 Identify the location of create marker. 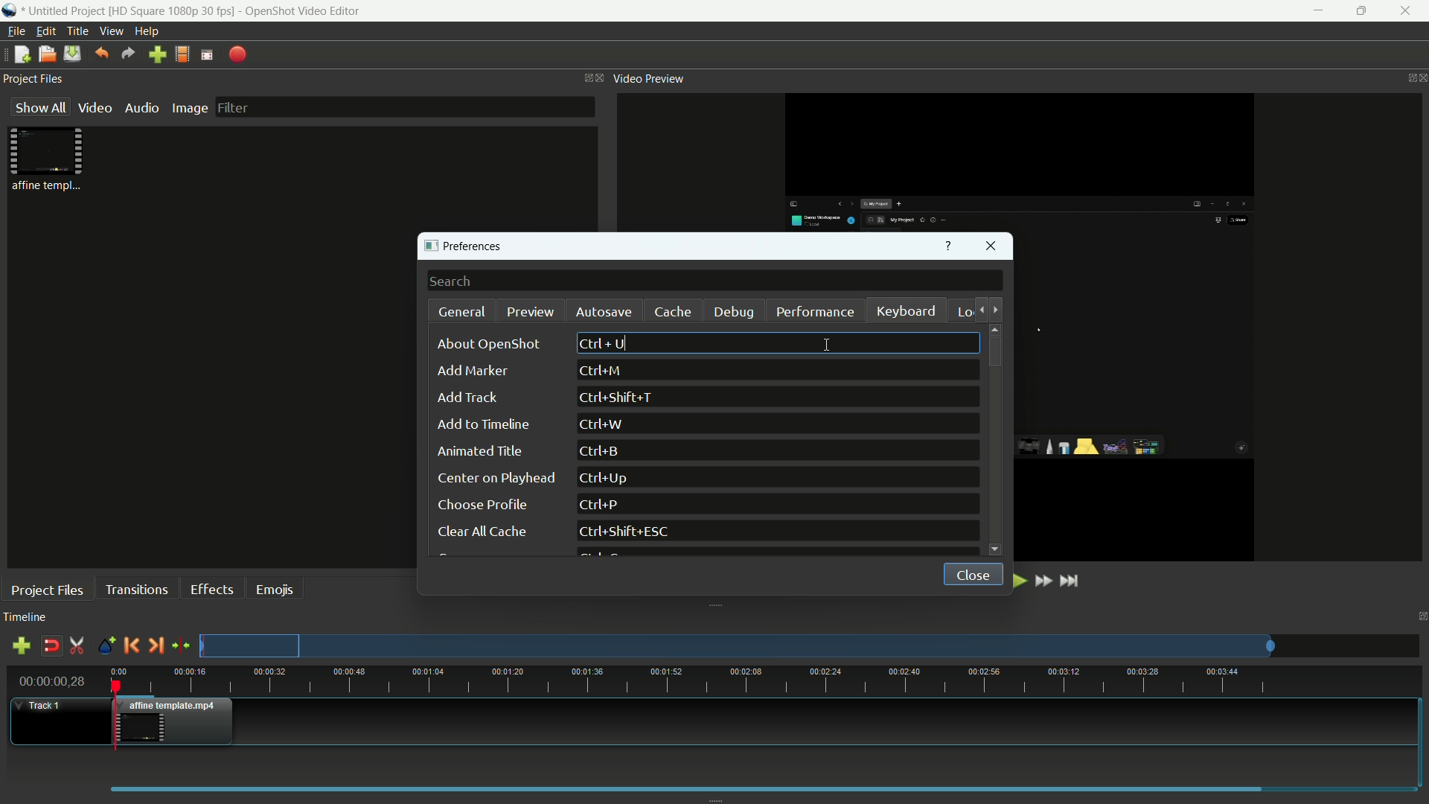
(103, 646).